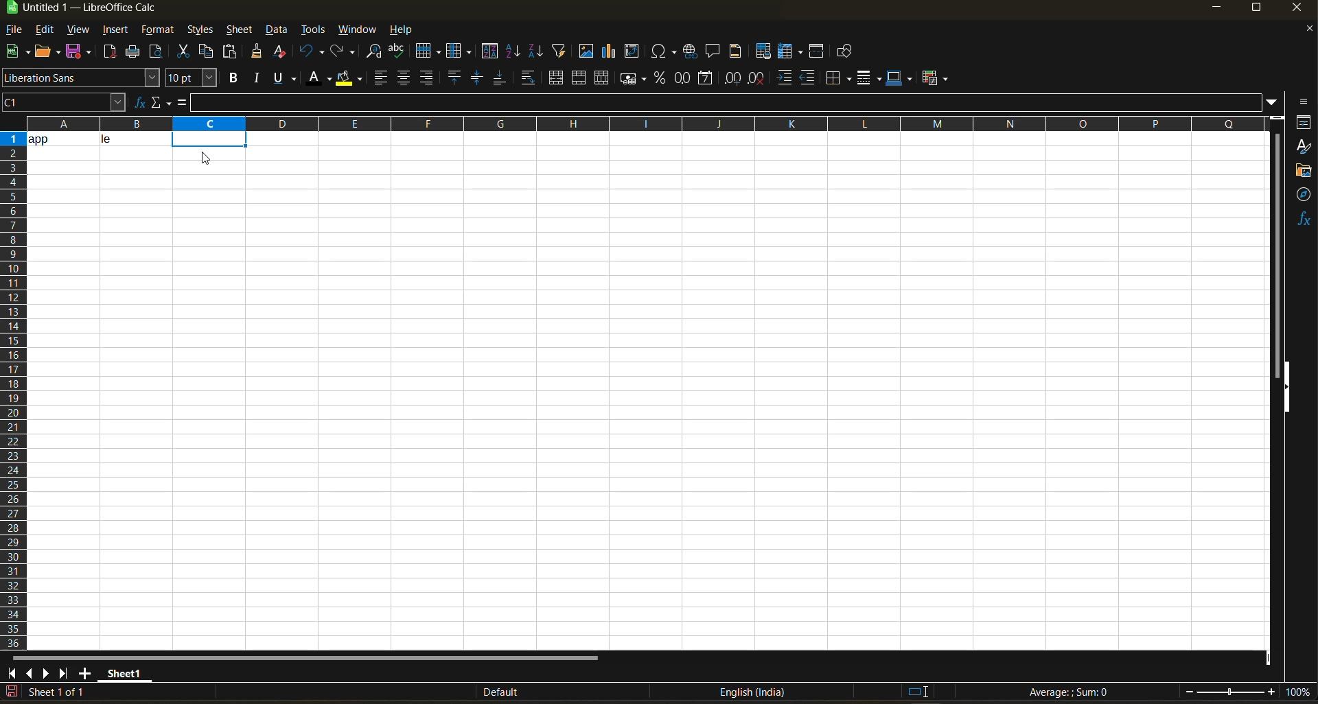 Image resolution: width=1318 pixels, height=704 pixels. I want to click on sheet, so click(239, 30).